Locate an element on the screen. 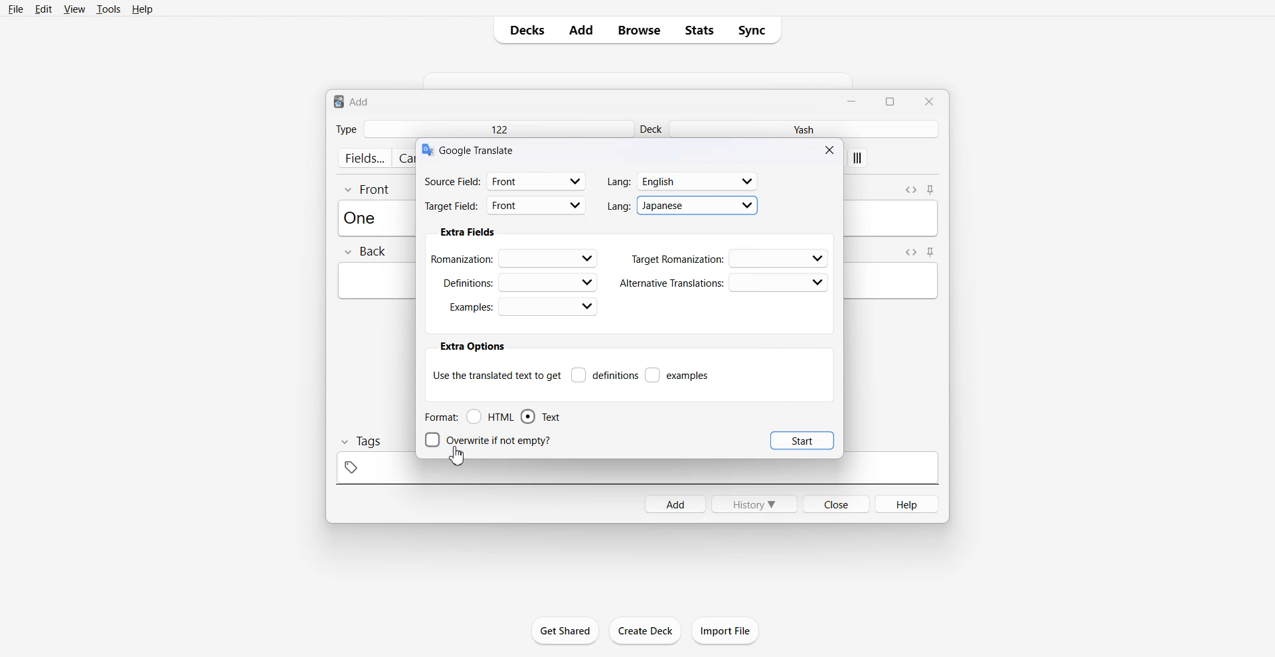 The height and width of the screenshot is (657, 1275). Text is located at coordinates (364, 217).